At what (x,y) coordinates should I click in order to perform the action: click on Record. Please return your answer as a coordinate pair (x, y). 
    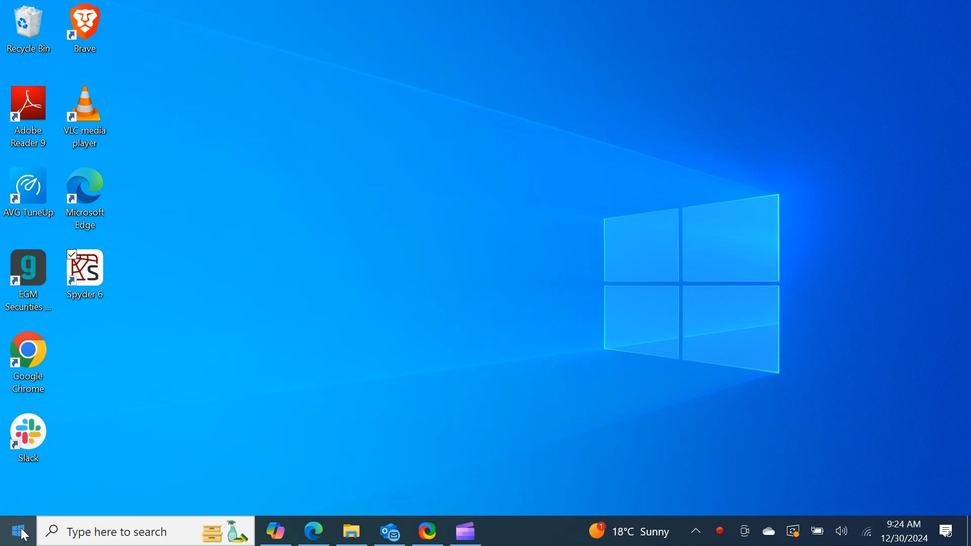
    Looking at the image, I should click on (720, 529).